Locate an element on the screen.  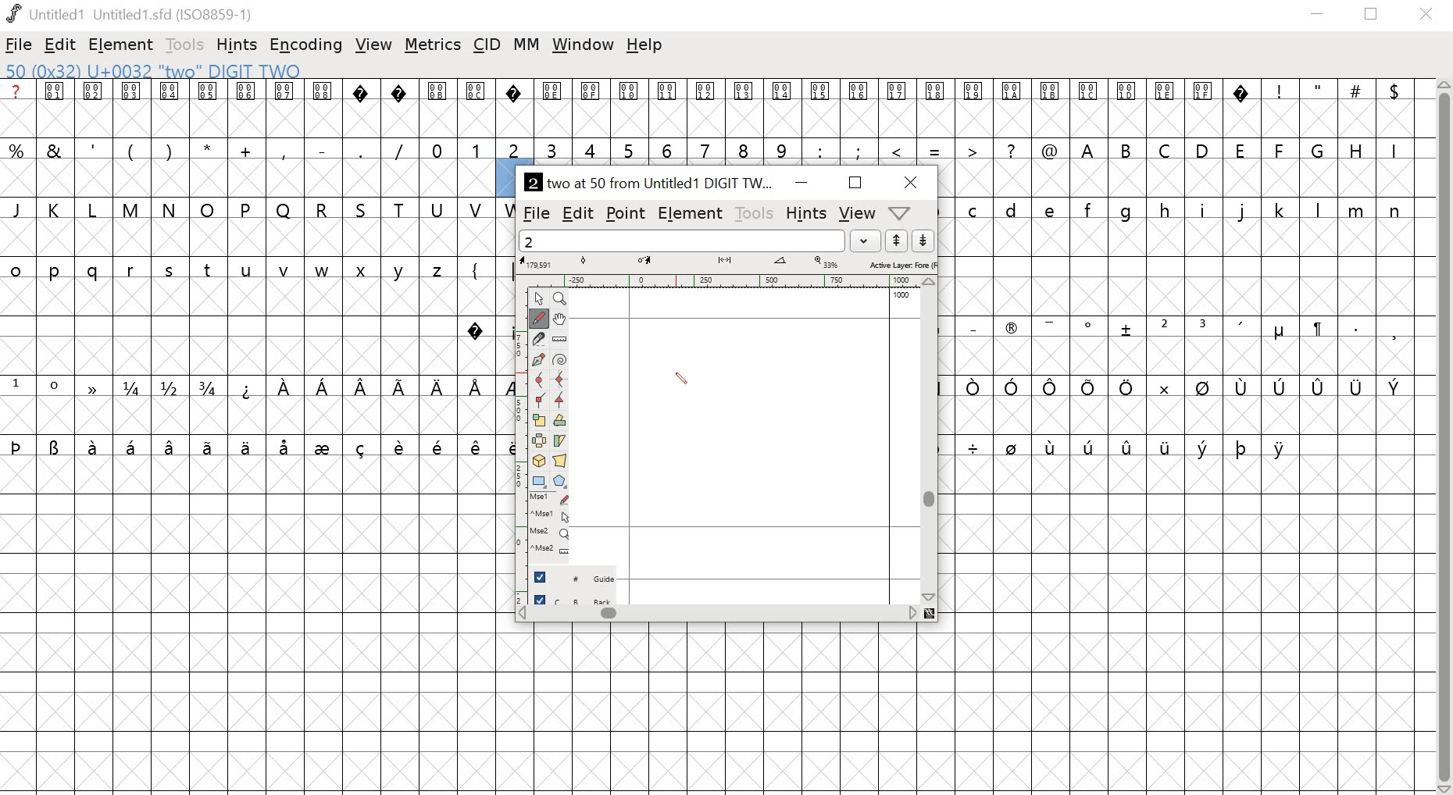
edit is located at coordinates (577, 214).